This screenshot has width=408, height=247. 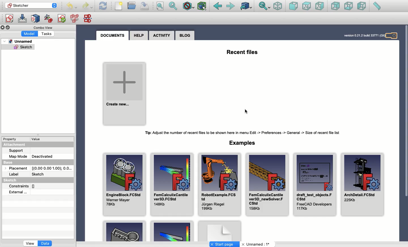 What do you see at coordinates (11, 138) in the screenshot?
I see `Property` at bounding box center [11, 138].